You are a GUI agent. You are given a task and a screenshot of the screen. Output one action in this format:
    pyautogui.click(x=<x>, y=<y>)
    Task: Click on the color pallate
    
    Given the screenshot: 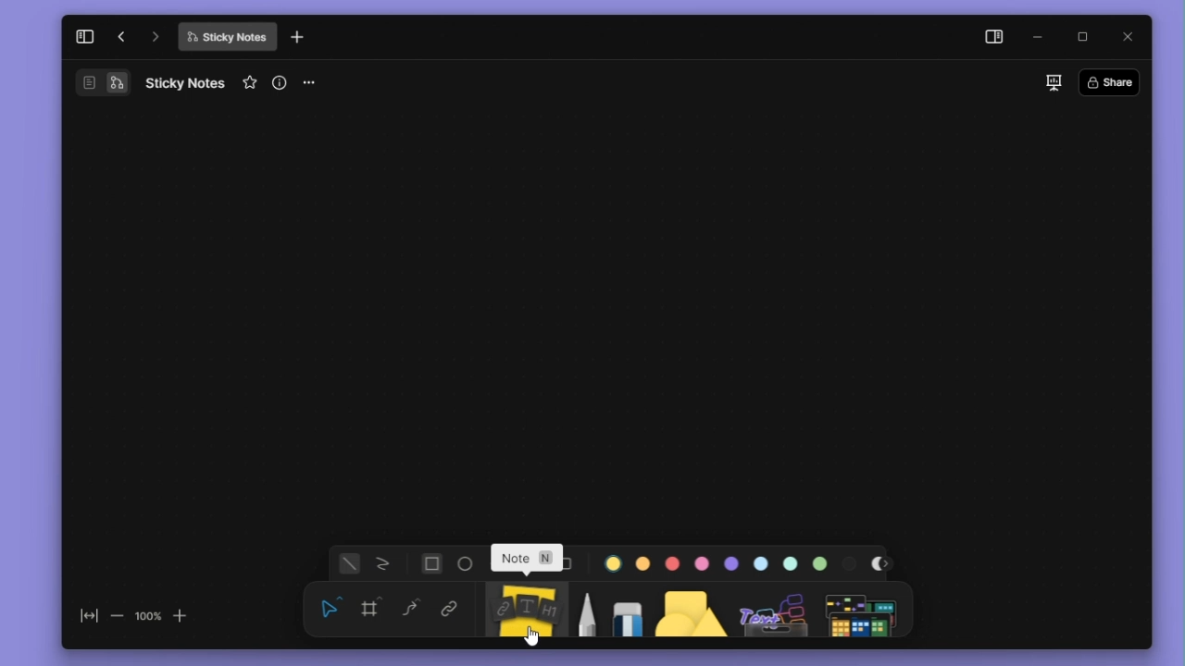 What is the action you would take?
    pyautogui.click(x=854, y=563)
    